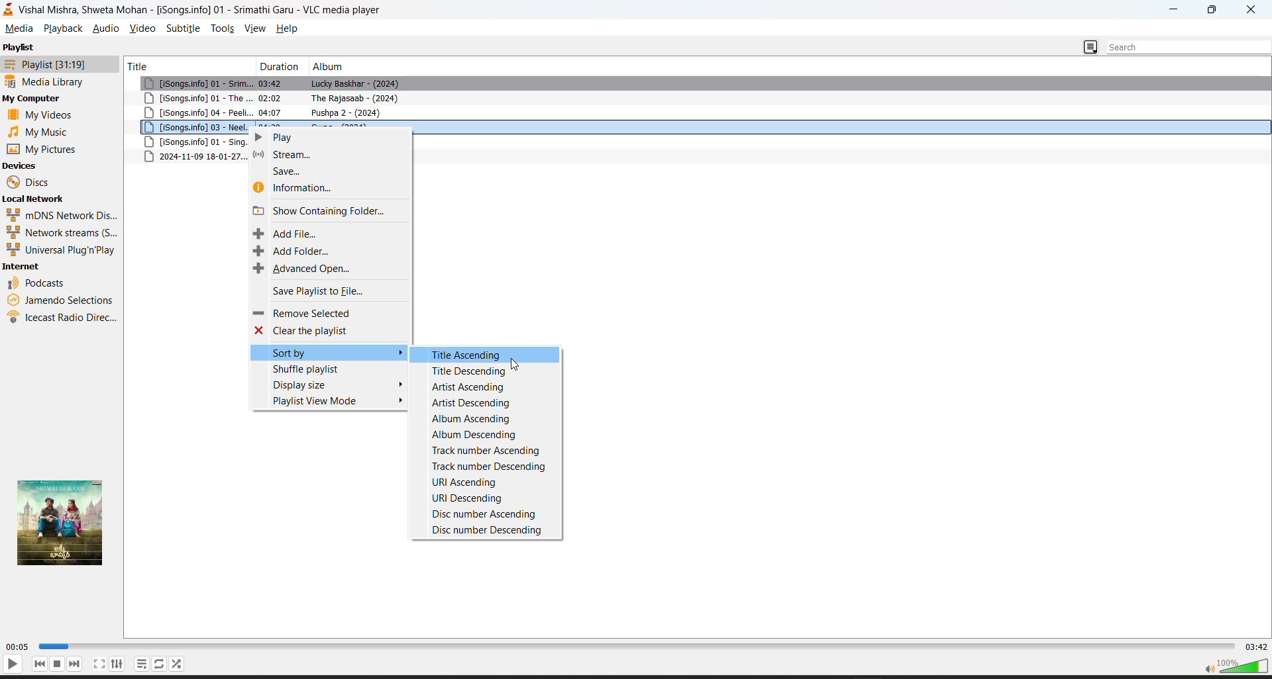  Describe the element at coordinates (332, 169) in the screenshot. I see `save` at that location.